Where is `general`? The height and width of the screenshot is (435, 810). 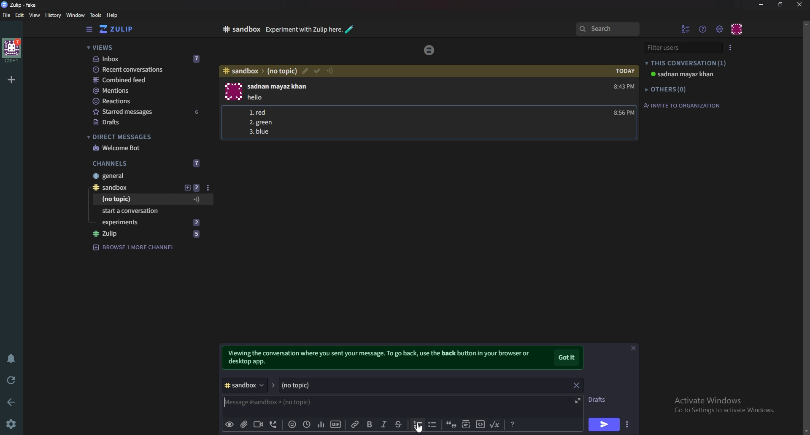
general is located at coordinates (147, 177).